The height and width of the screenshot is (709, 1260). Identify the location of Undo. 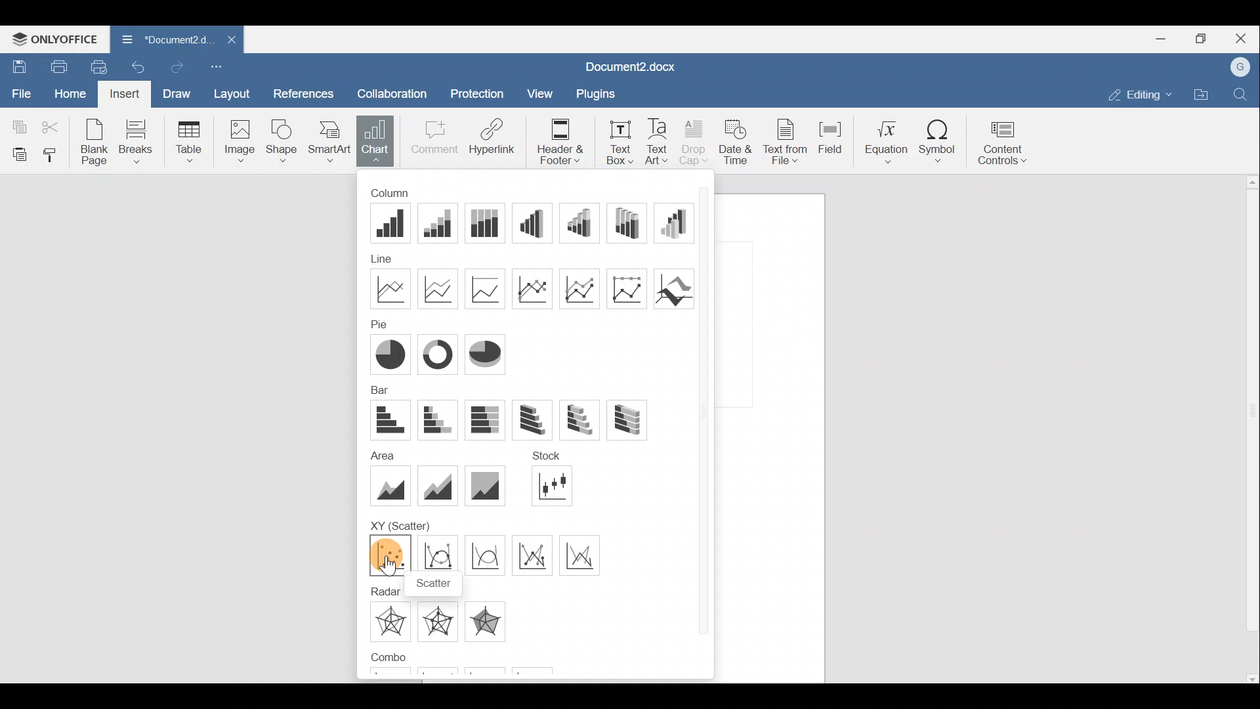
(140, 66).